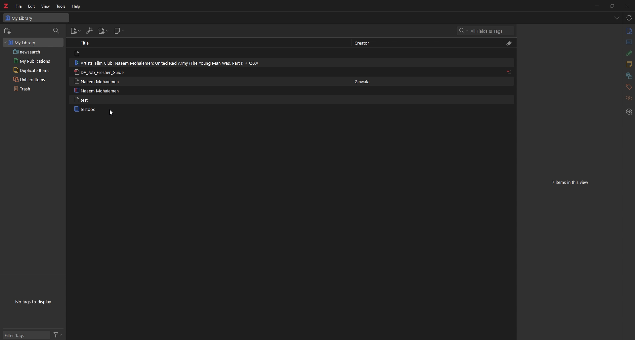 The image size is (635, 340). I want to click on minimize, so click(596, 6).